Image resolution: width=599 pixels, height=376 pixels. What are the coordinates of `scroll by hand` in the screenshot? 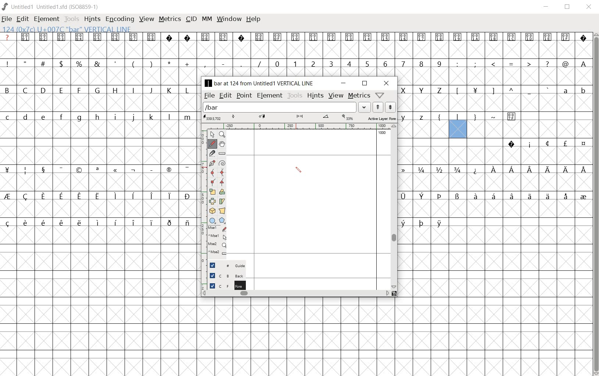 It's located at (222, 144).